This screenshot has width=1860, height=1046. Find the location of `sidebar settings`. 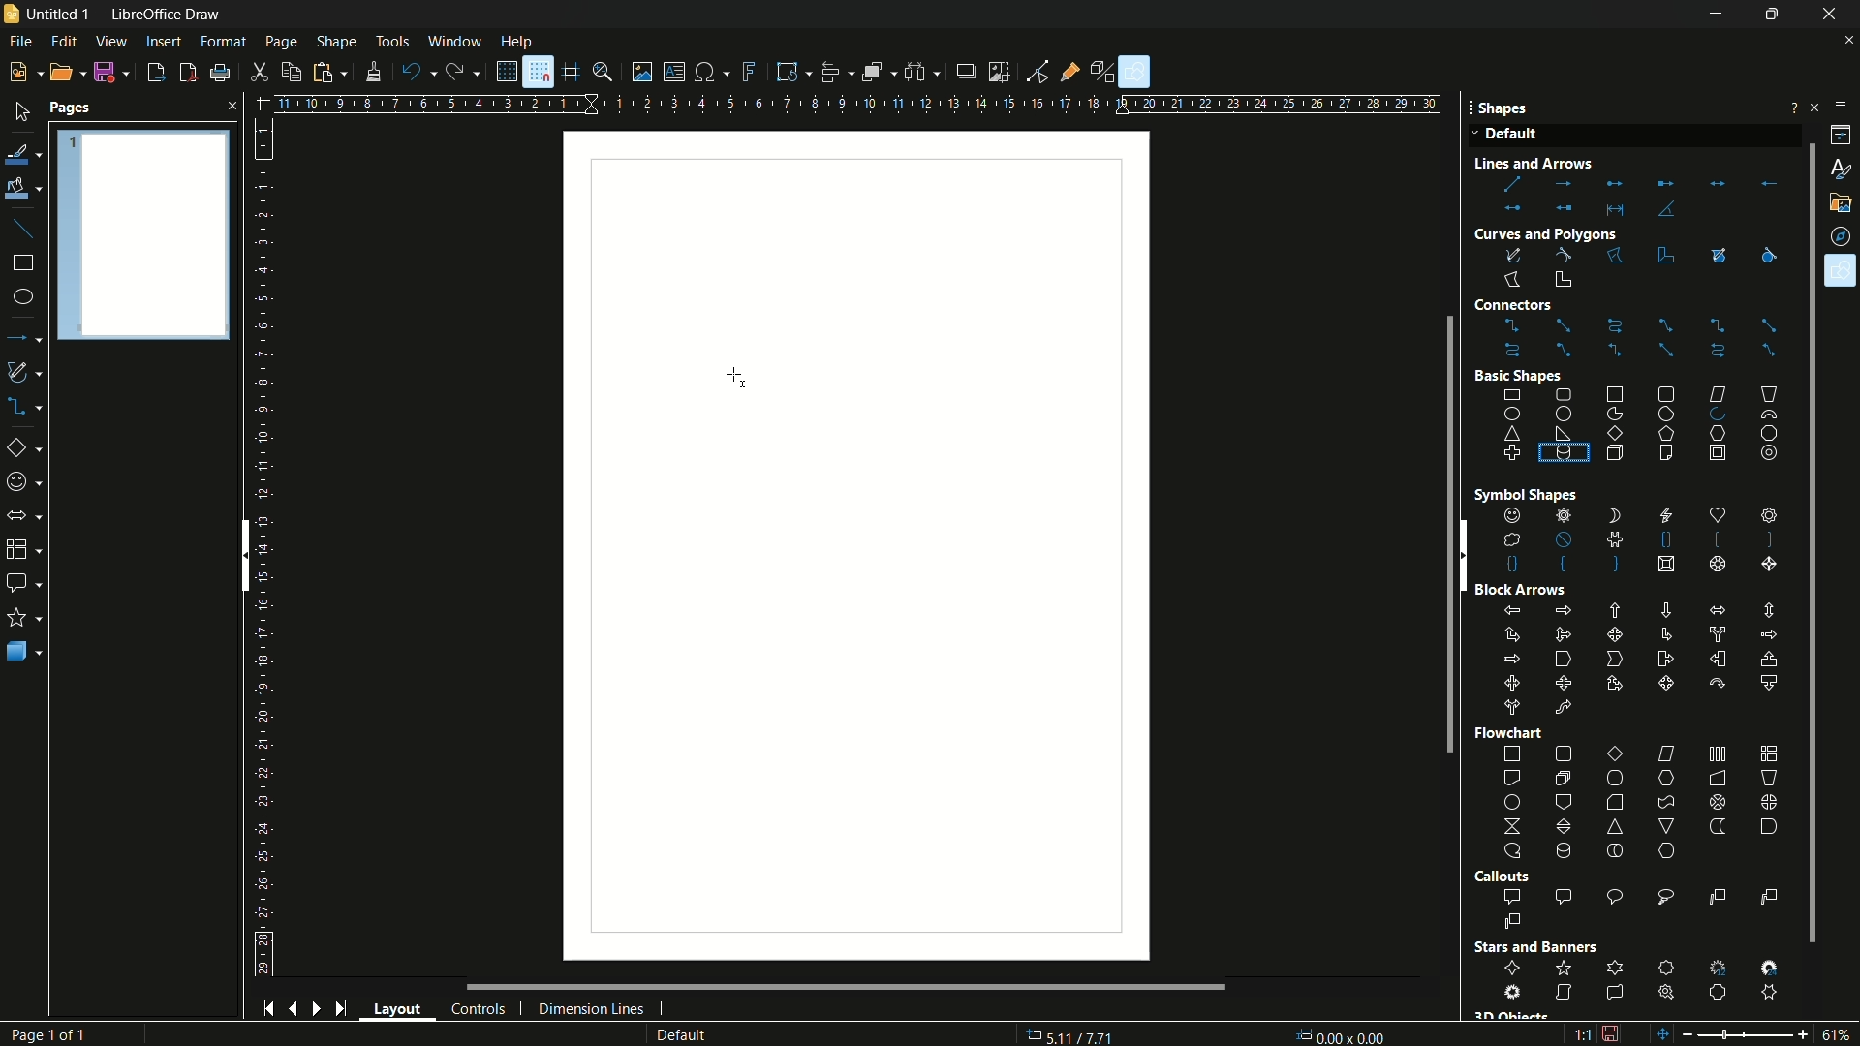

sidebar settings is located at coordinates (1839, 107).